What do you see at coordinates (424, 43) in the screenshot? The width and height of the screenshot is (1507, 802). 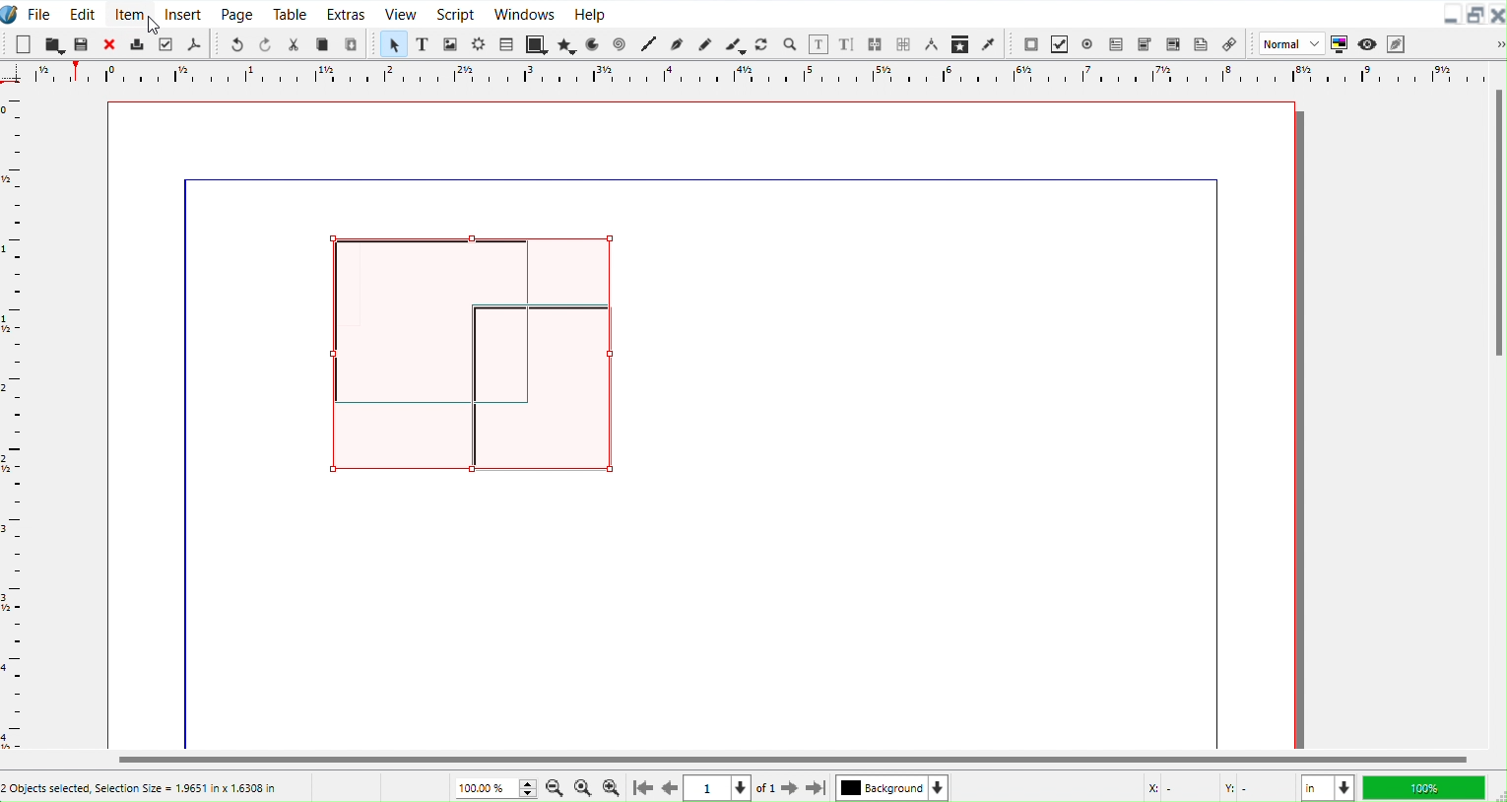 I see `Text Frame` at bounding box center [424, 43].